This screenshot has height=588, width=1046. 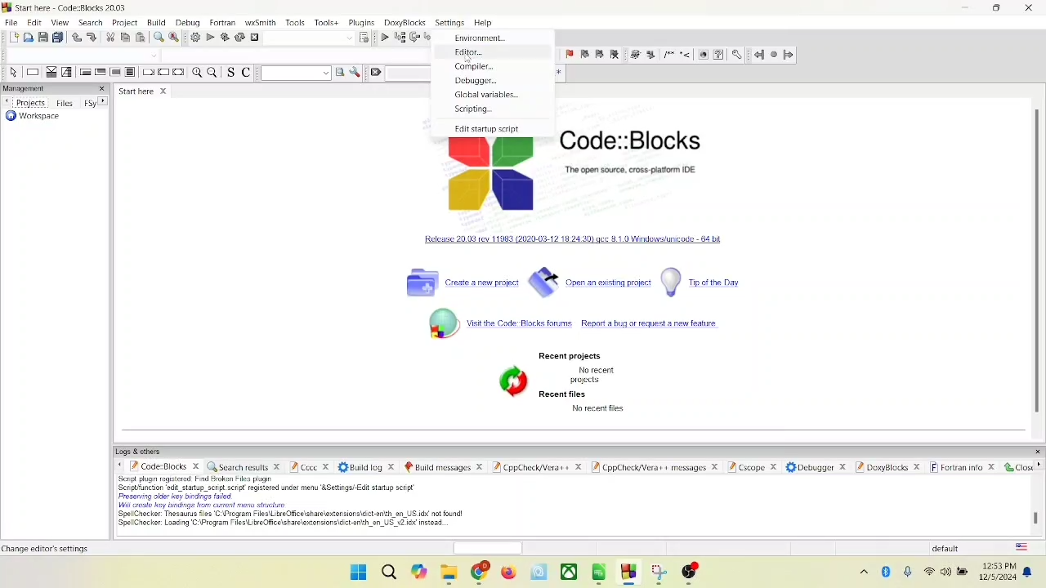 I want to click on copilot, so click(x=420, y=573).